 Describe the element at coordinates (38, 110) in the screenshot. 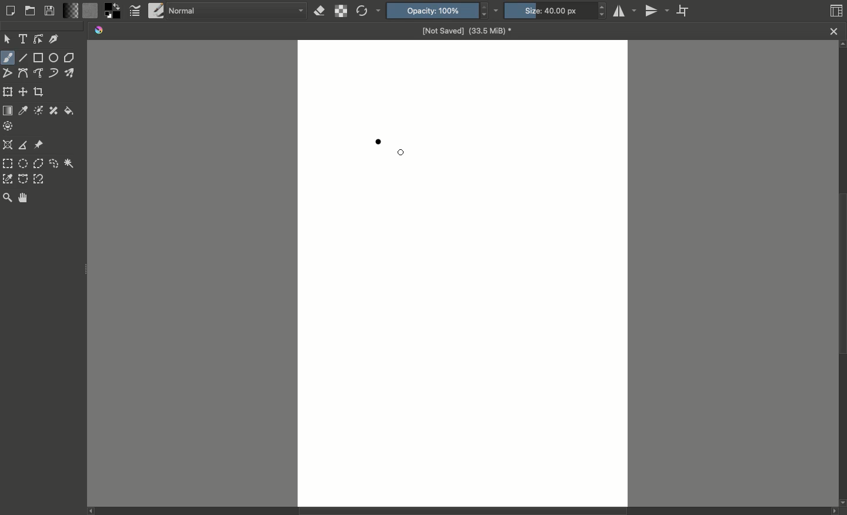

I see `Colorize mark tool` at that location.